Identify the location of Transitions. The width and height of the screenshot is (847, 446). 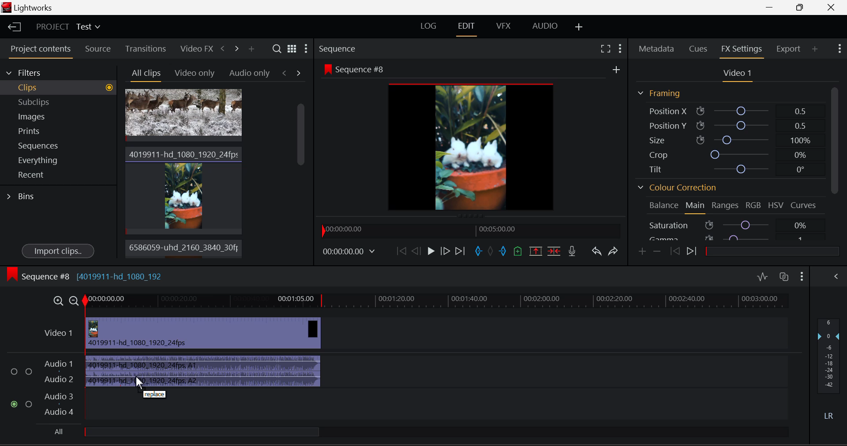
(145, 48).